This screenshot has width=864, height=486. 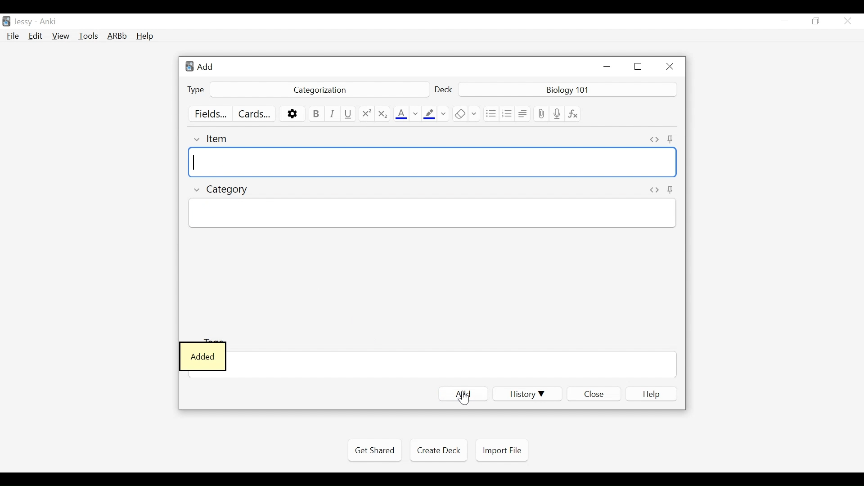 I want to click on Add, so click(x=463, y=394).